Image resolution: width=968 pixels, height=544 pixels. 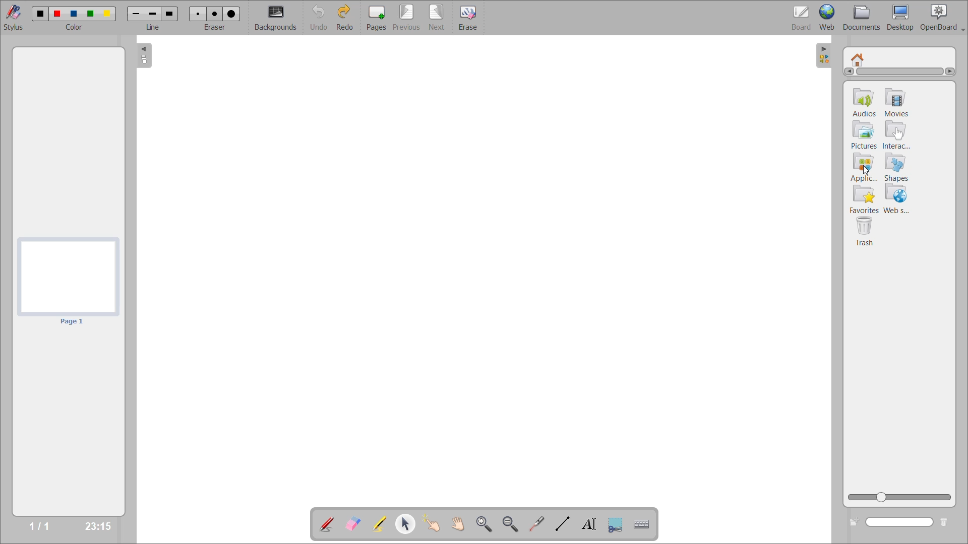 I want to click on stylus, so click(x=12, y=16).